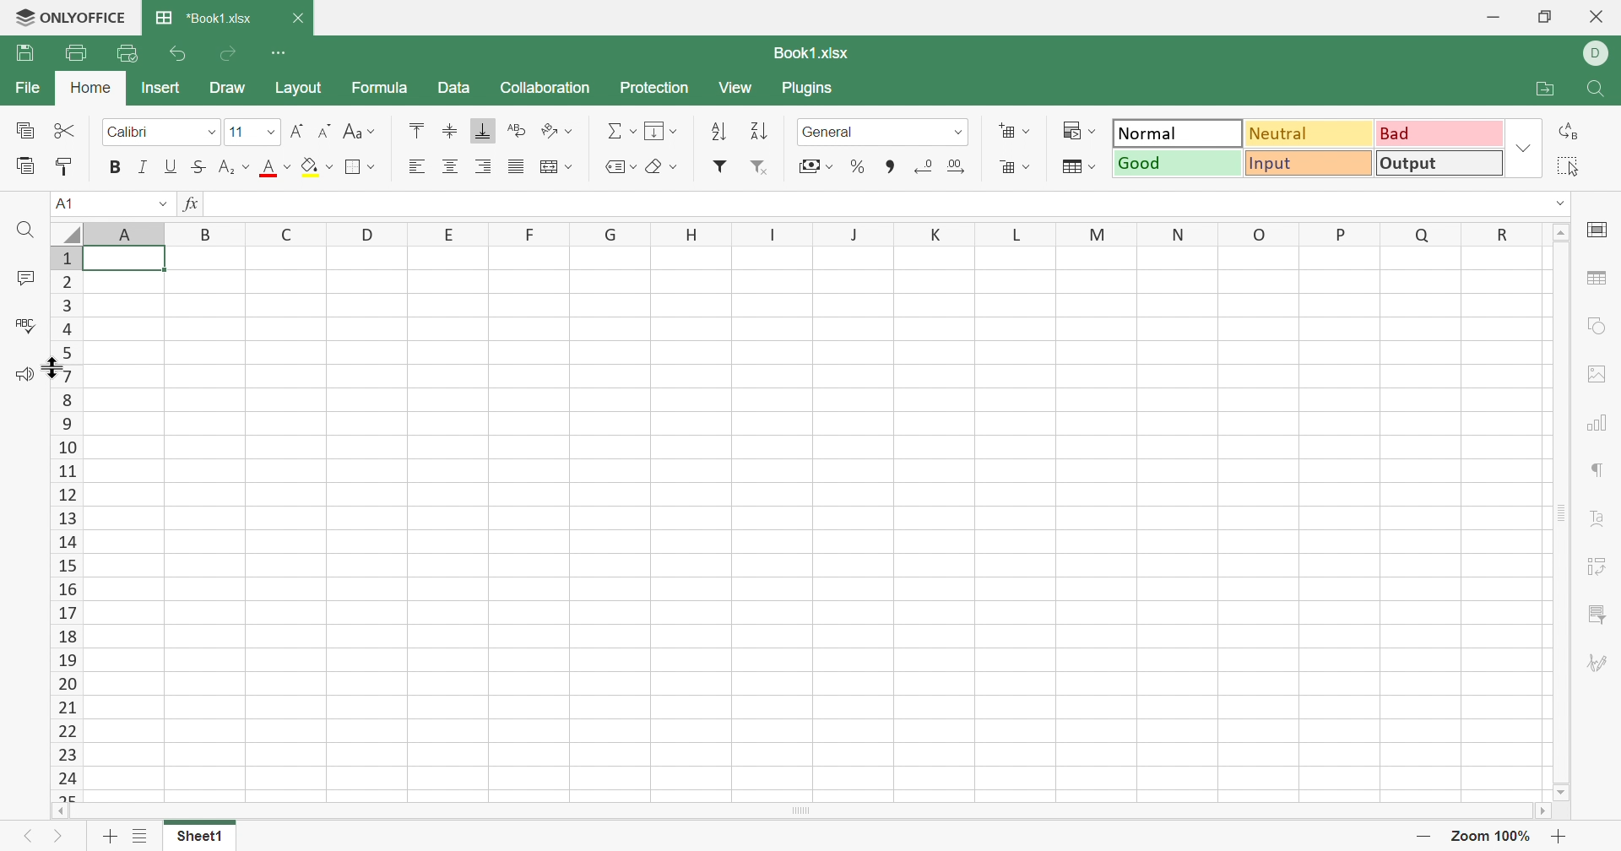 This screenshot has width=1621, height=851. Describe the element at coordinates (143, 836) in the screenshot. I see `List of Sheets` at that location.